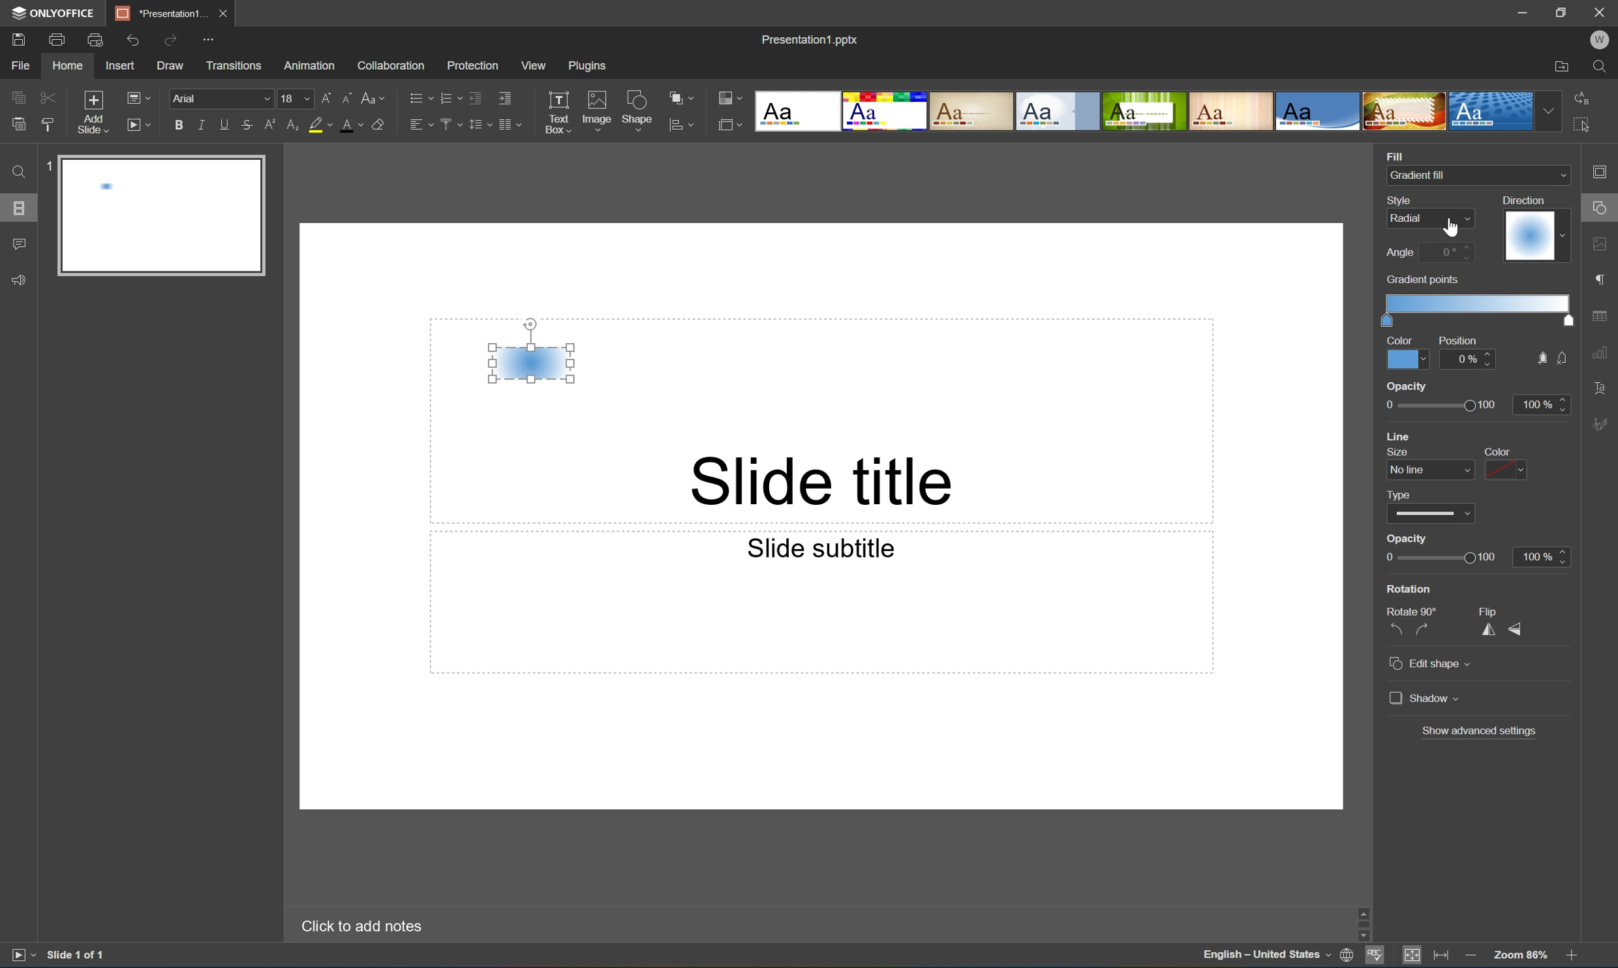  What do you see at coordinates (449, 125) in the screenshot?
I see `Vertical align` at bounding box center [449, 125].